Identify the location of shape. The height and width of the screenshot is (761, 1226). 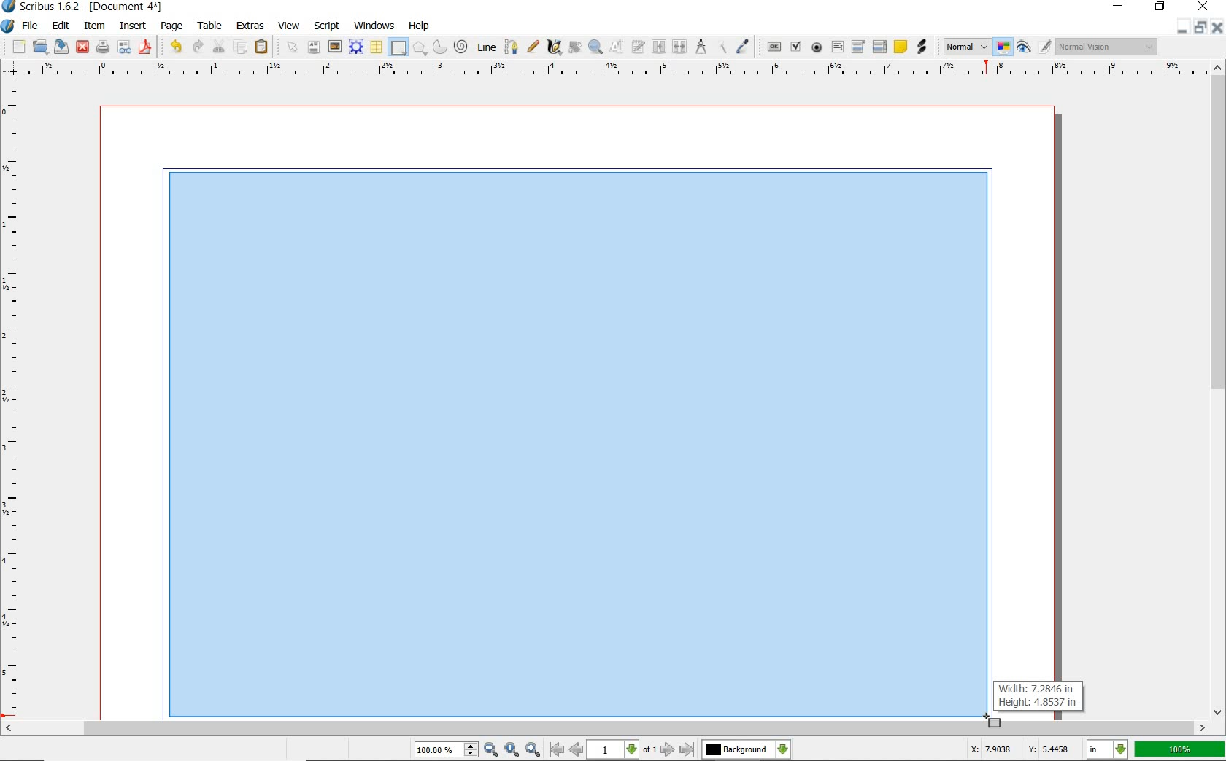
(398, 48).